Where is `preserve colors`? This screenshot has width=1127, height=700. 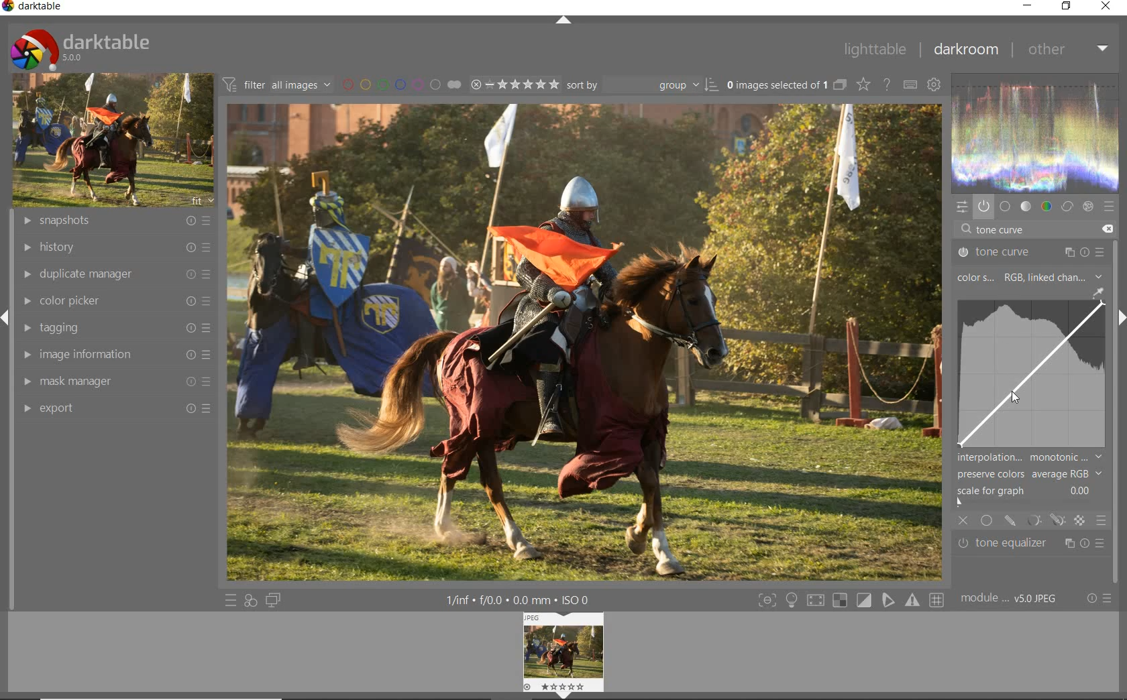 preserve colors is located at coordinates (1029, 474).